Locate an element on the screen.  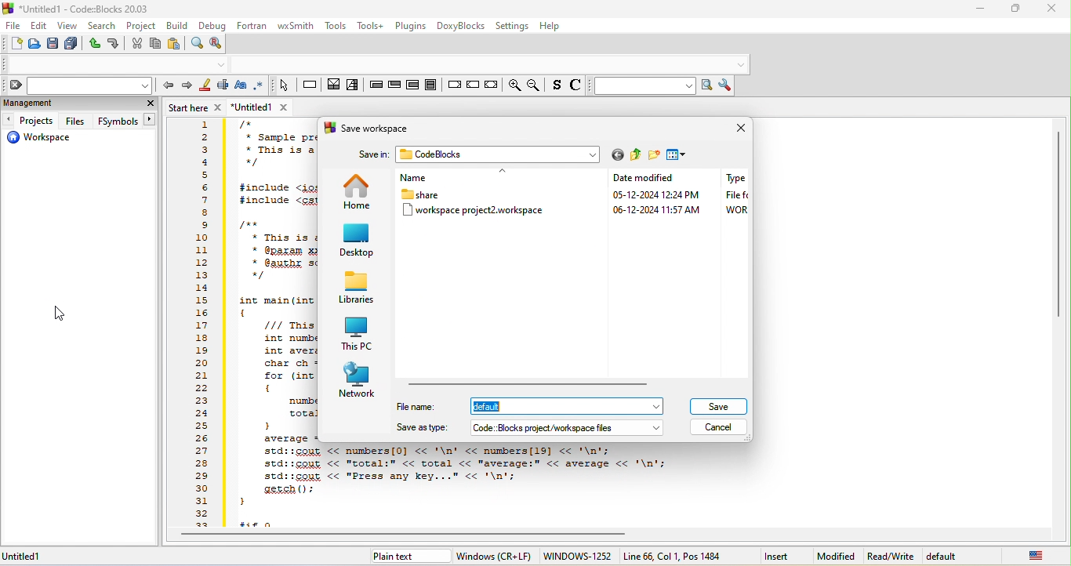
entry is located at coordinates (376, 87).